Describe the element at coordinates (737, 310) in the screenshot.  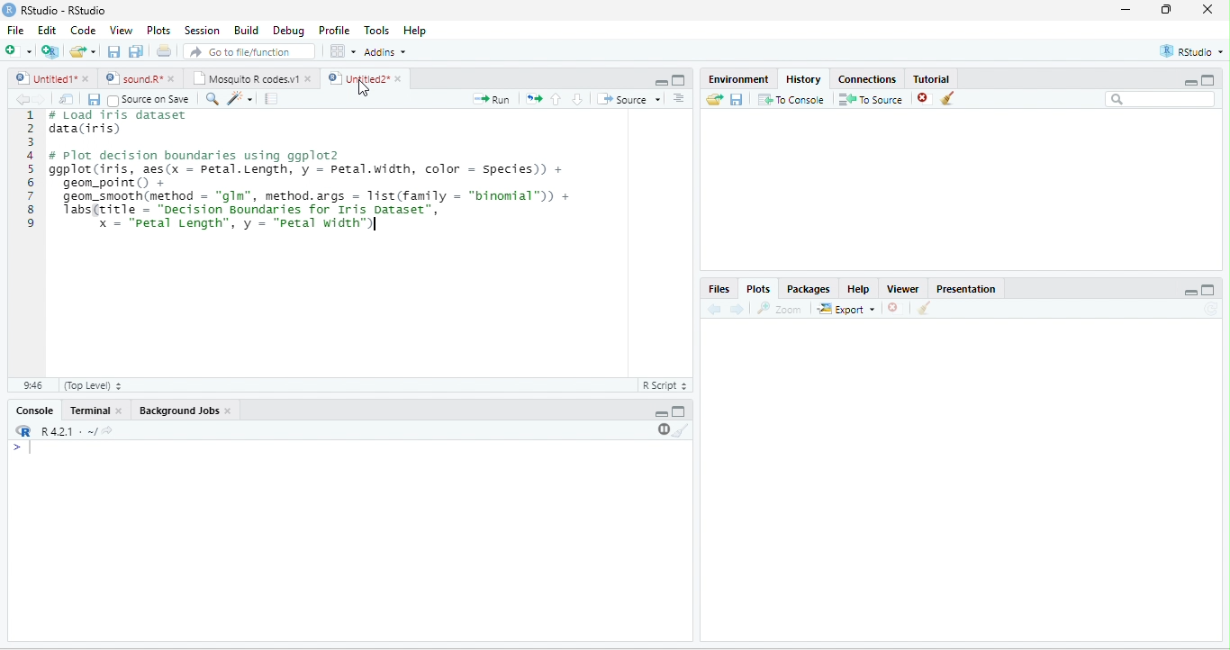
I see `forward` at that location.